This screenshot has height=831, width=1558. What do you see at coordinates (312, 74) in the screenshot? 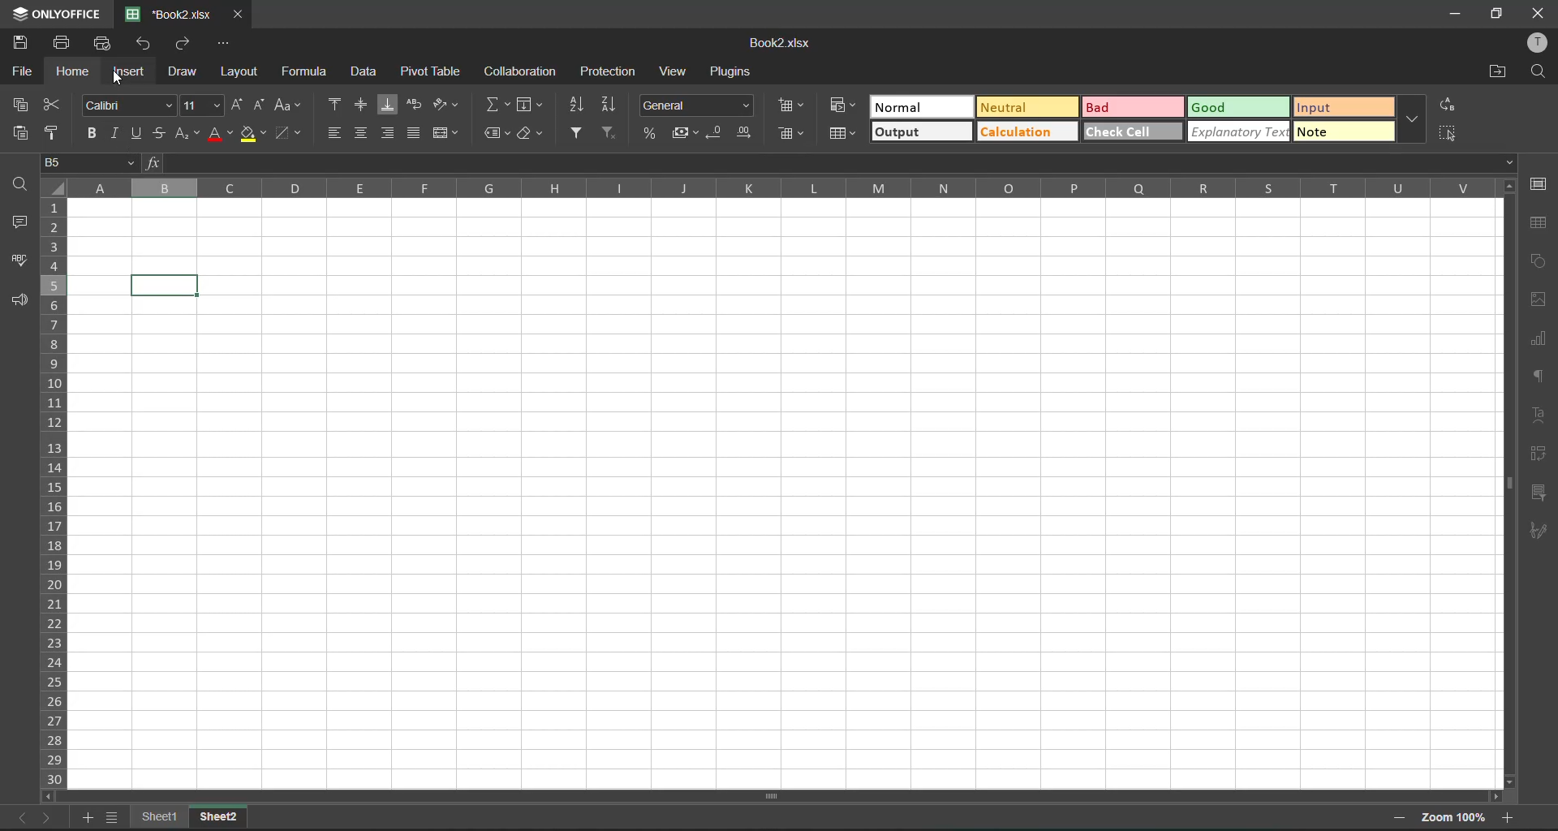
I see `formula` at bounding box center [312, 74].